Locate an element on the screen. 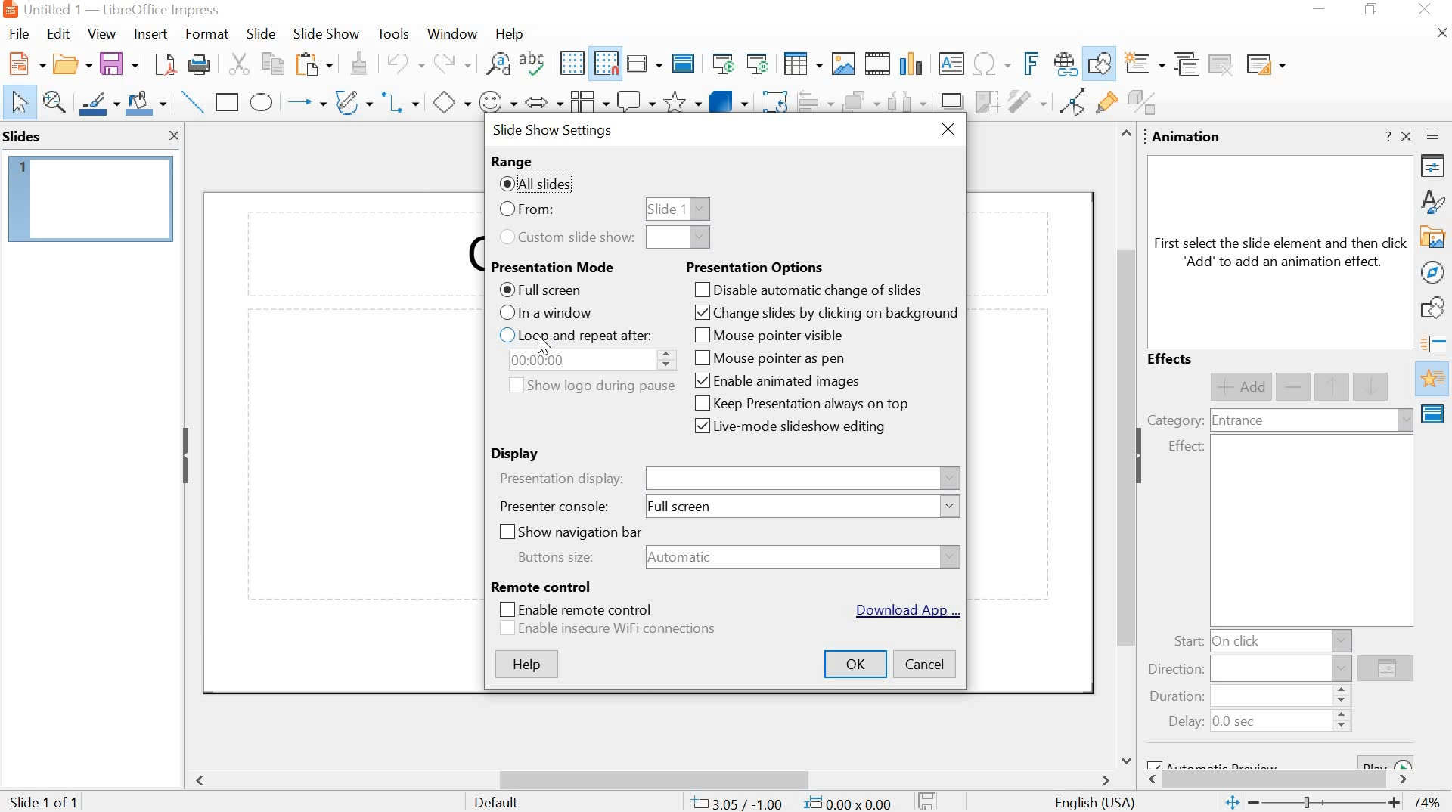  lines and arrows is located at coordinates (305, 103).